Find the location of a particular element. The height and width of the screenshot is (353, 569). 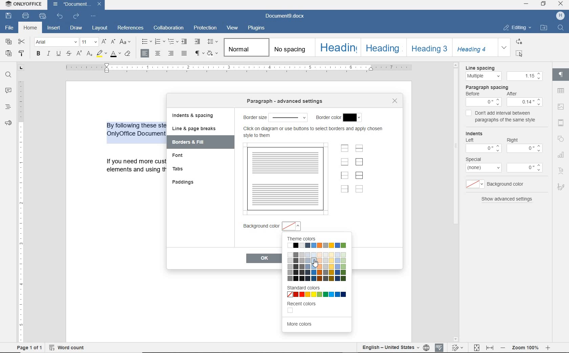

tabs is located at coordinates (181, 169).